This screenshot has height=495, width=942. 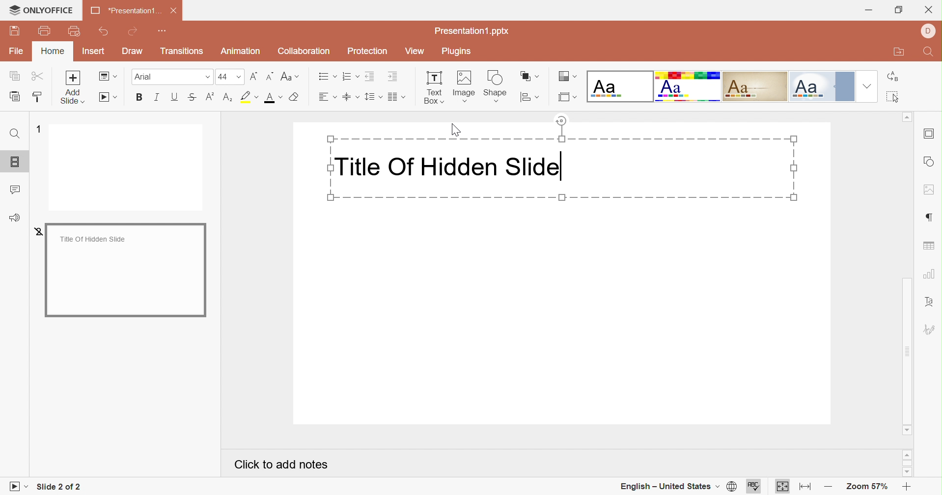 I want to click on Scroll up, so click(x=907, y=454).